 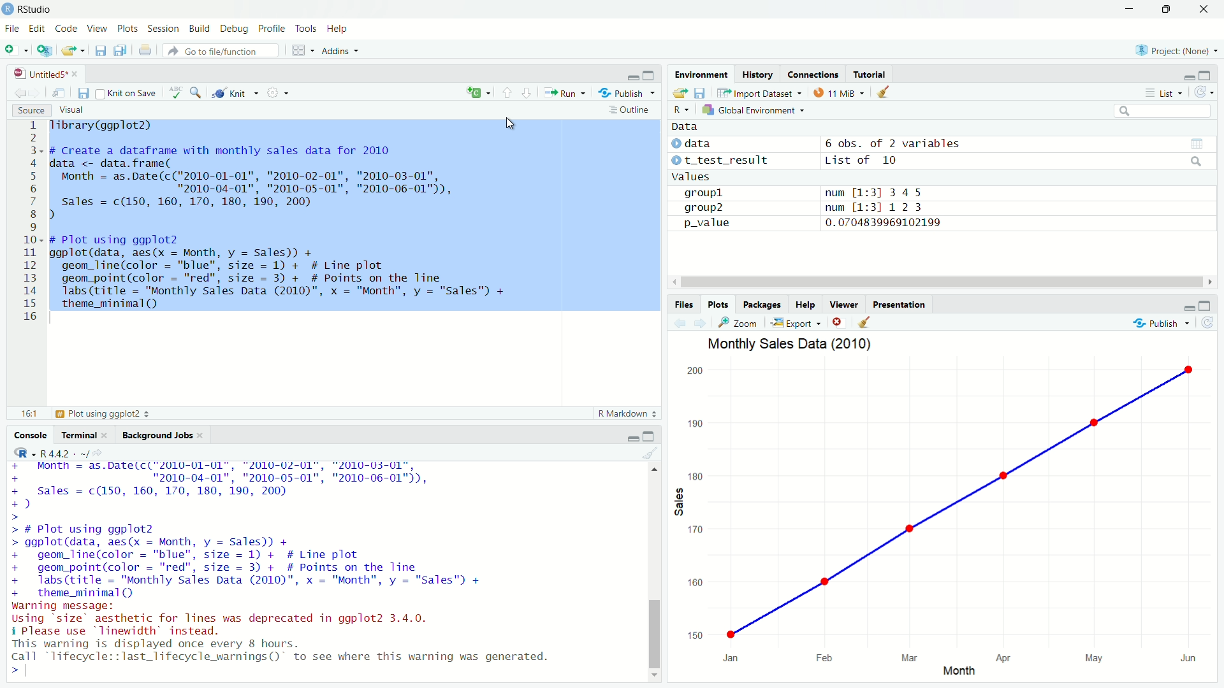 I want to click on Connections., so click(x=813, y=74).